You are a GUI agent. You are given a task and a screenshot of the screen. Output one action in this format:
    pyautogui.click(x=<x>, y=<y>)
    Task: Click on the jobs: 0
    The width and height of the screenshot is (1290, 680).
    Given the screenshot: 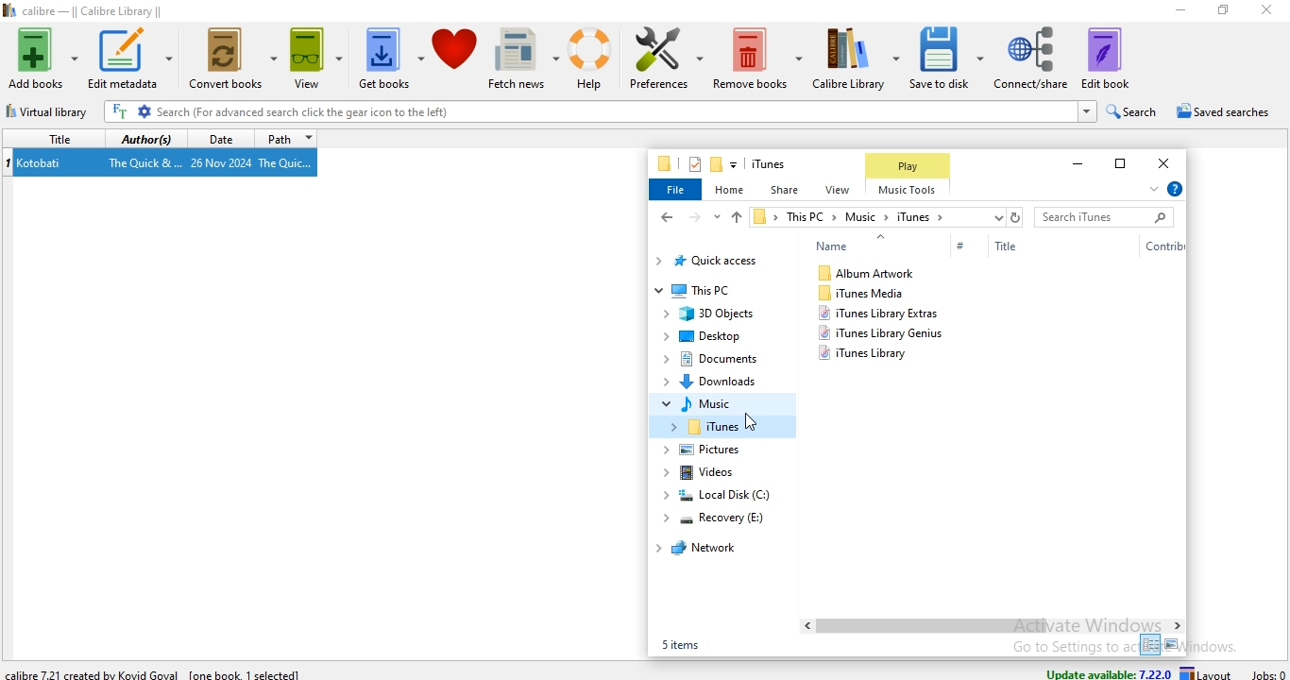 What is the action you would take?
    pyautogui.click(x=1268, y=671)
    